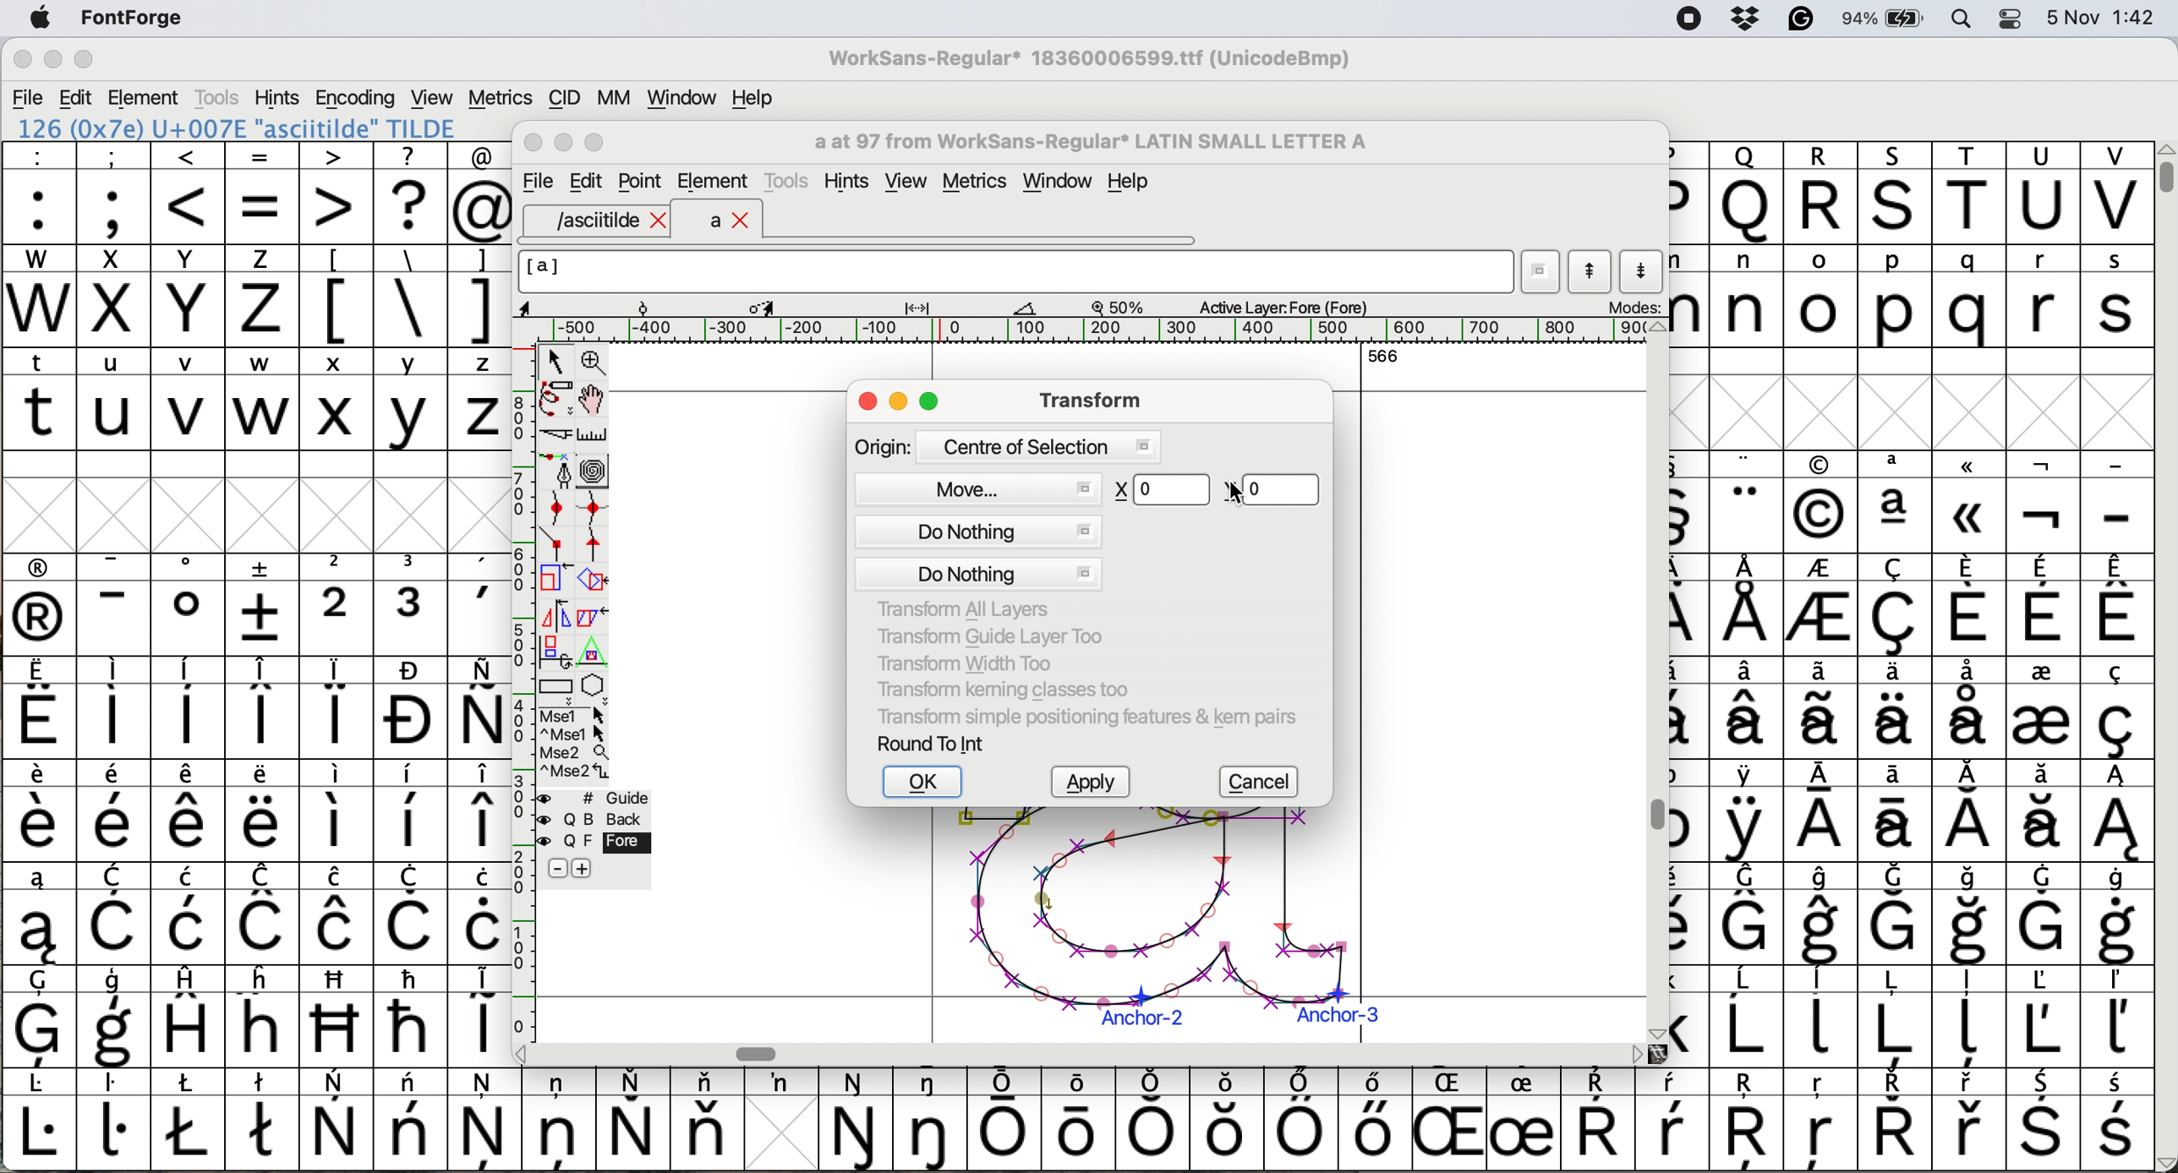  I want to click on symbol, so click(412, 914).